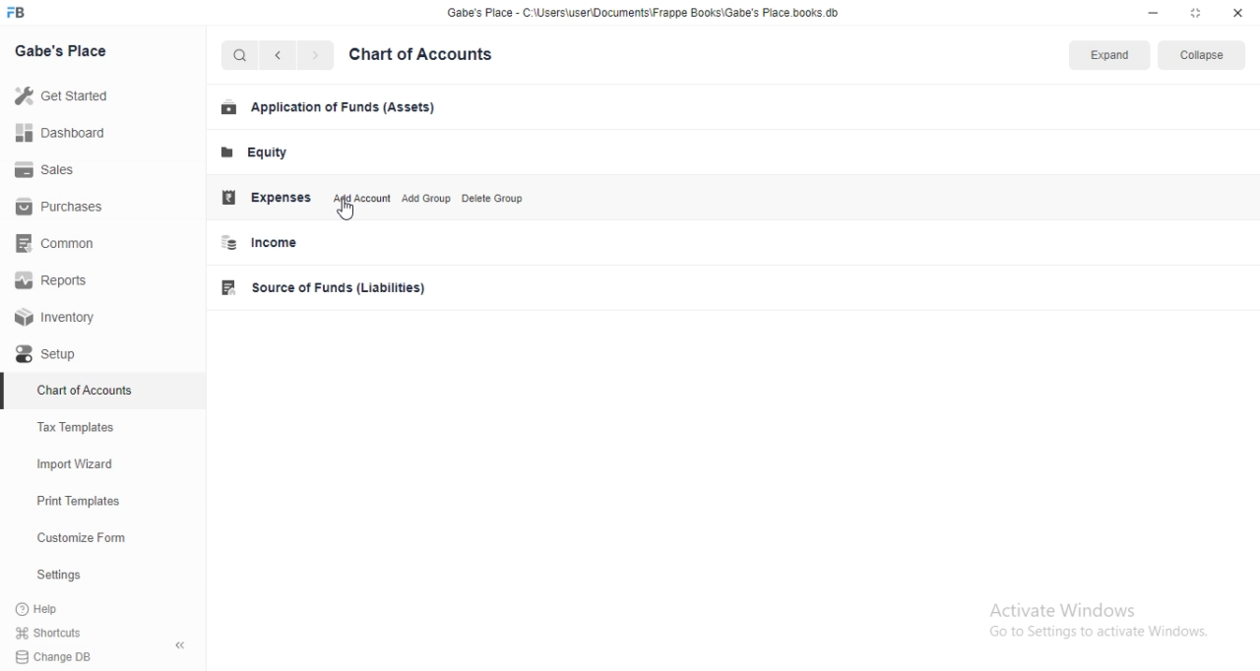  I want to click on Customize Form, so click(83, 536).